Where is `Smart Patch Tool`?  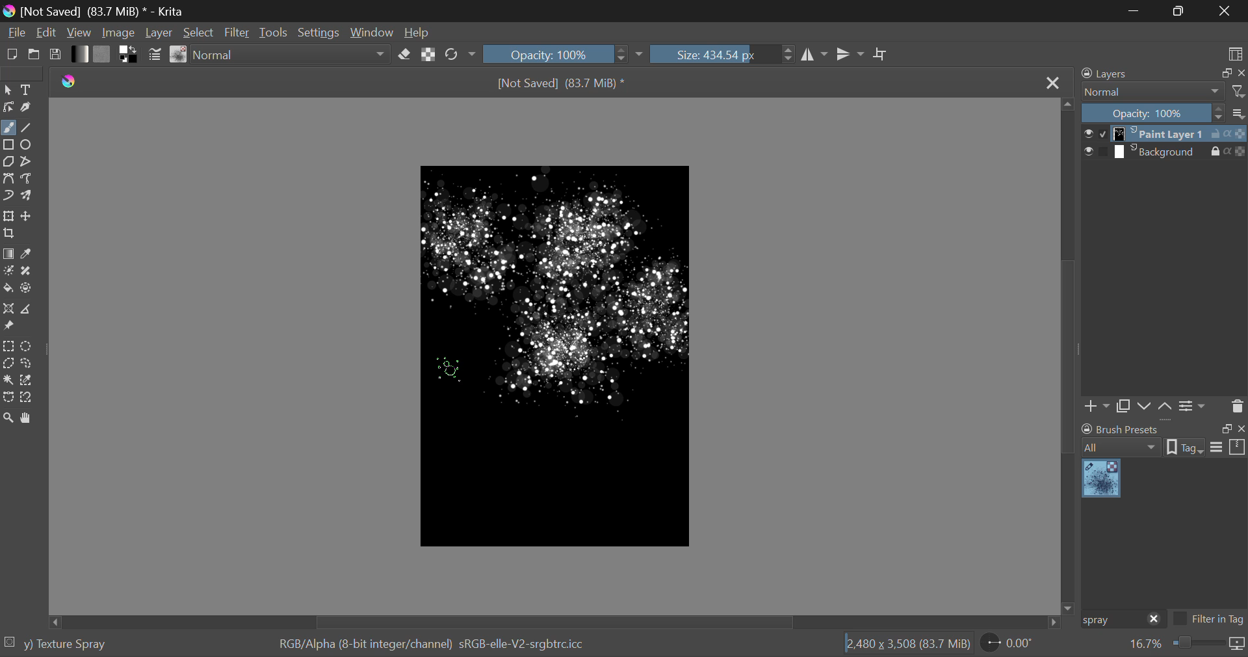 Smart Patch Tool is located at coordinates (27, 274).